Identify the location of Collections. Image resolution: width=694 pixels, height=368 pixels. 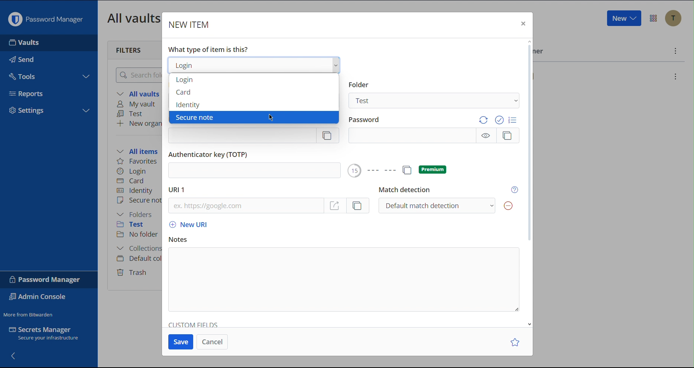
(137, 249).